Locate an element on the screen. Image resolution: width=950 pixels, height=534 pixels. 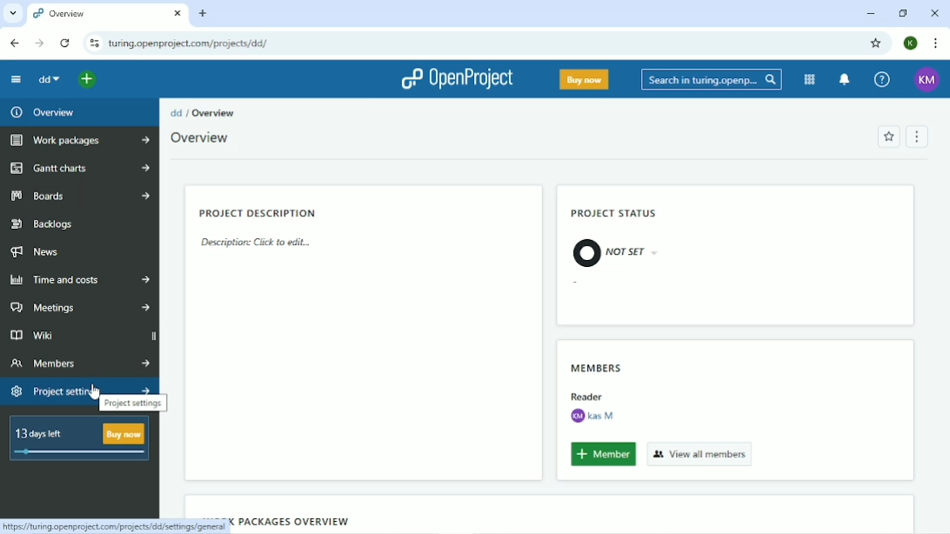
Menu is located at coordinates (916, 137).